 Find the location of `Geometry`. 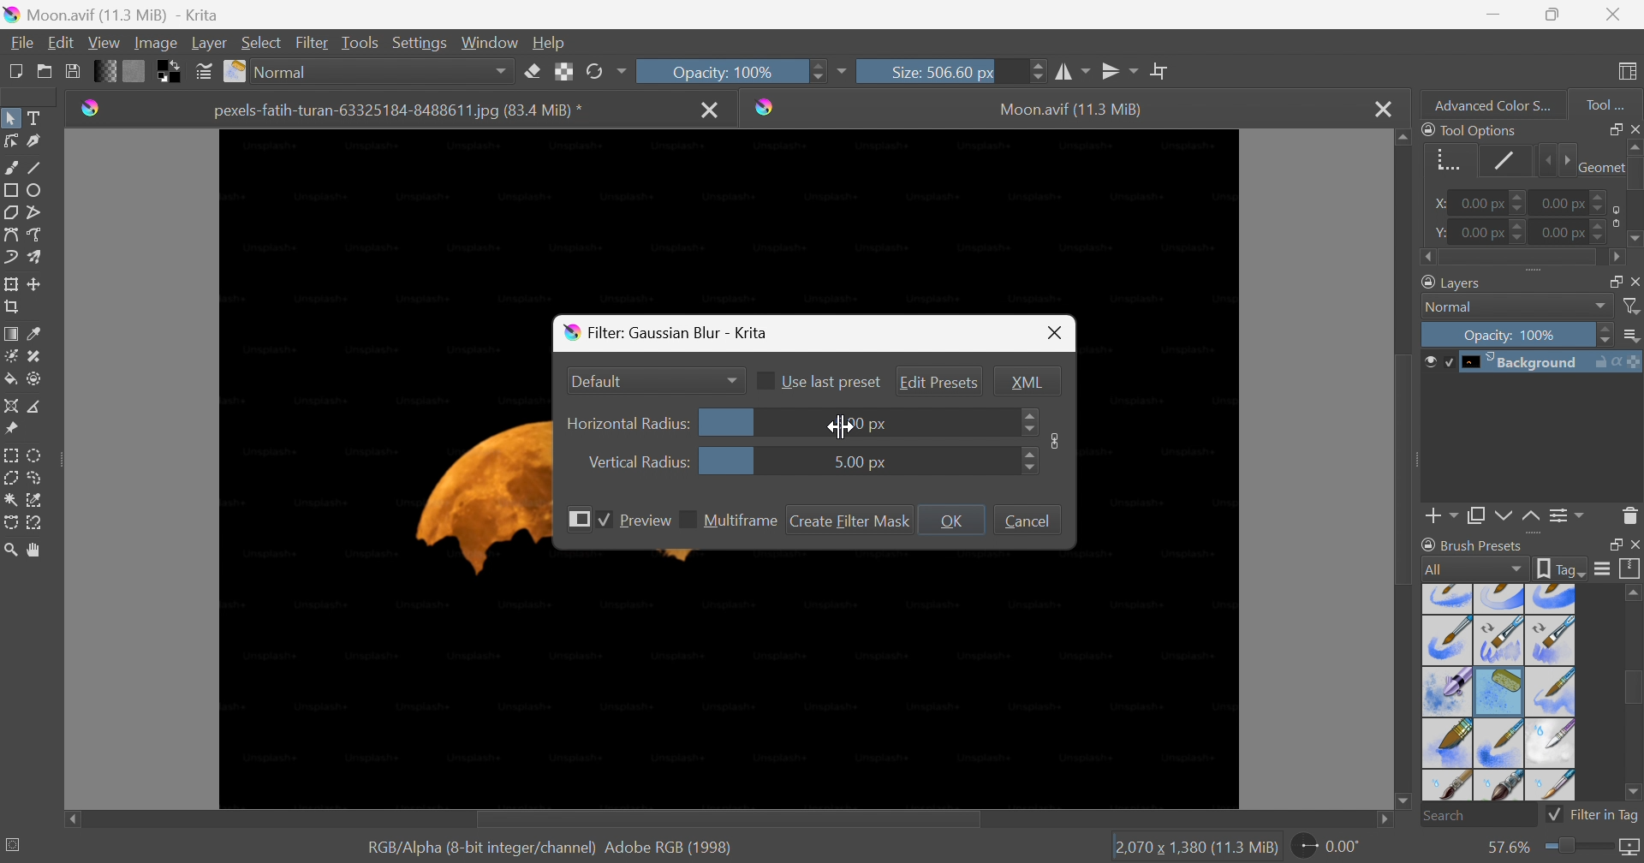

Geometry is located at coordinates (1599, 167).